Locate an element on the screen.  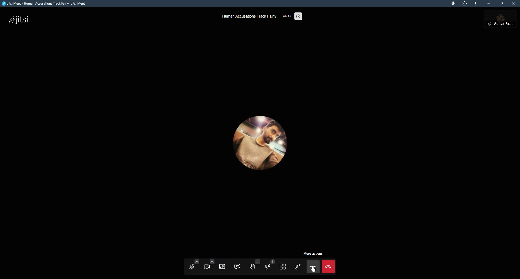
toggle tile view is located at coordinates (282, 266).